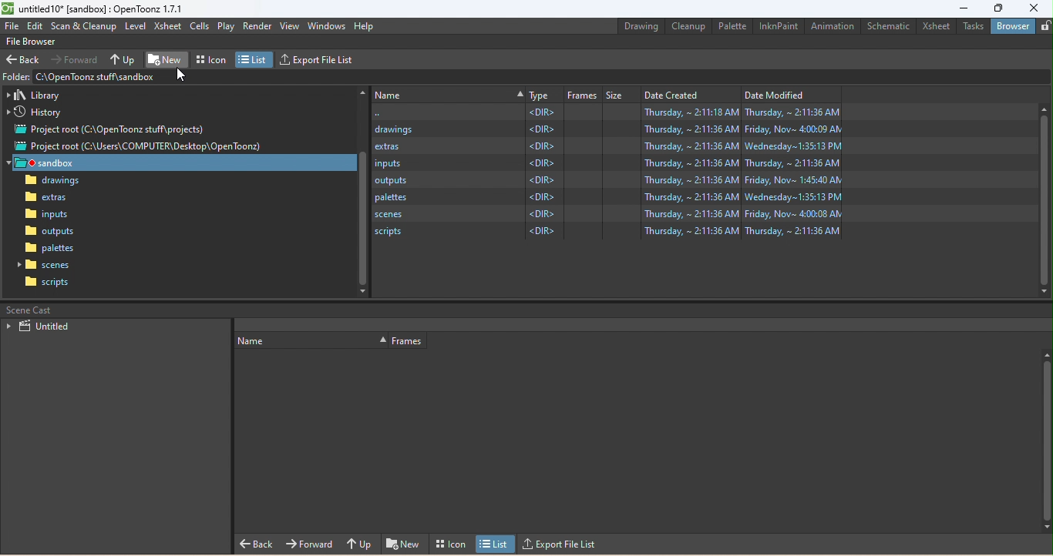 Image resolution: width=1053 pixels, height=556 pixels. Describe the element at coordinates (974, 25) in the screenshot. I see `Tasks` at that location.